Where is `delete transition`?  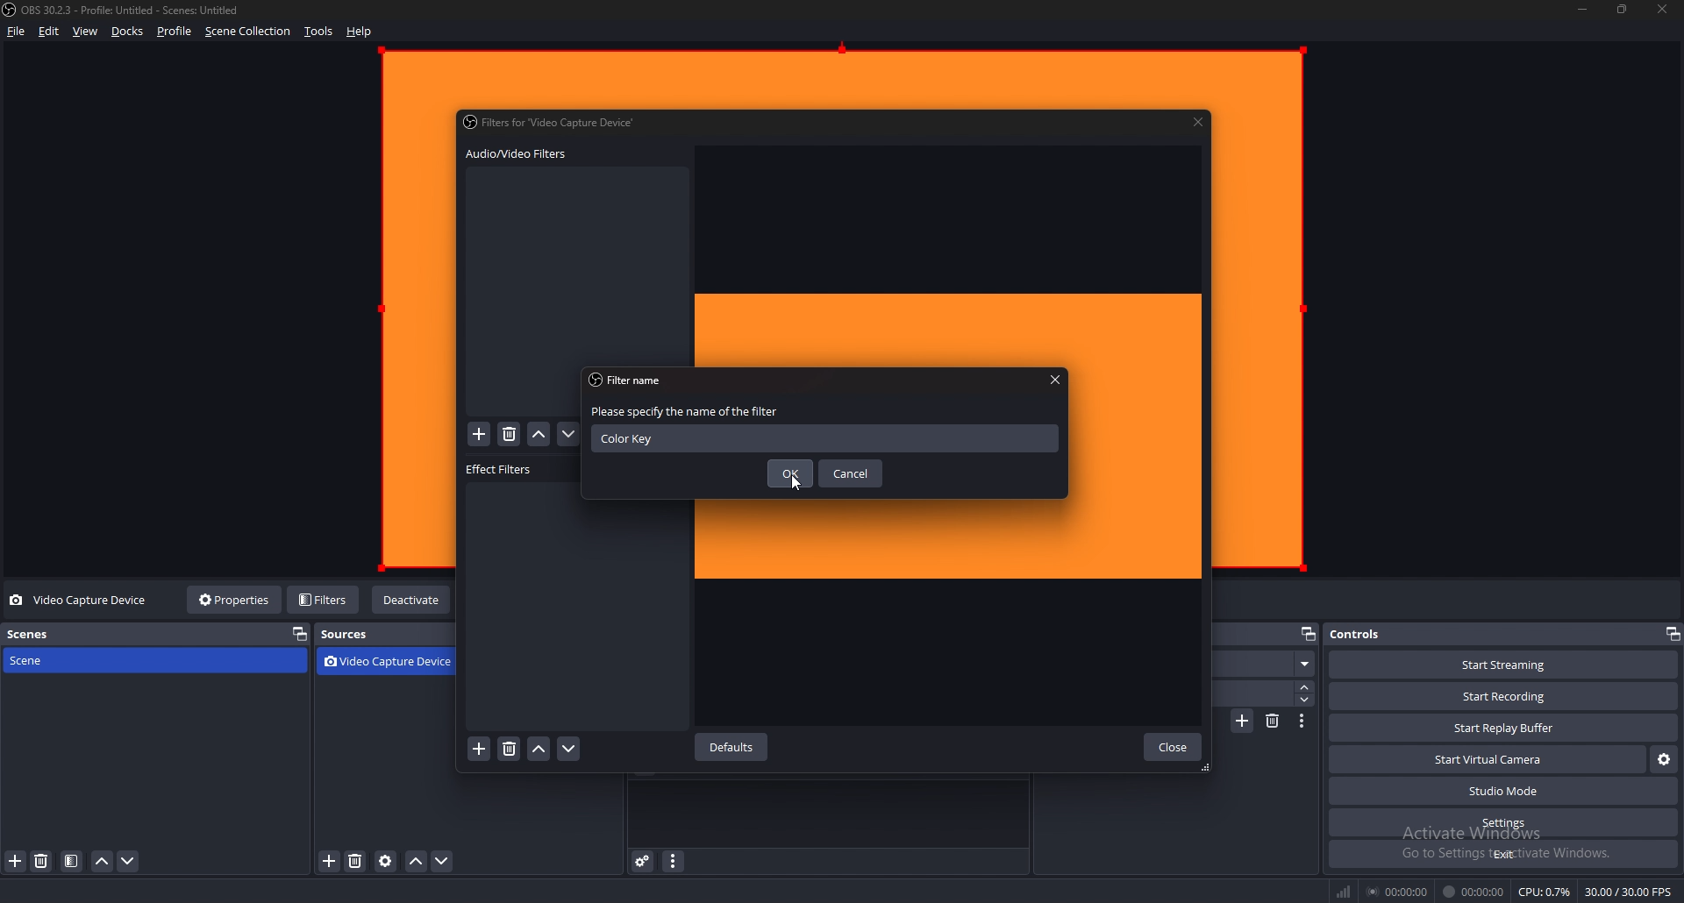 delete transition is located at coordinates (1273, 721).